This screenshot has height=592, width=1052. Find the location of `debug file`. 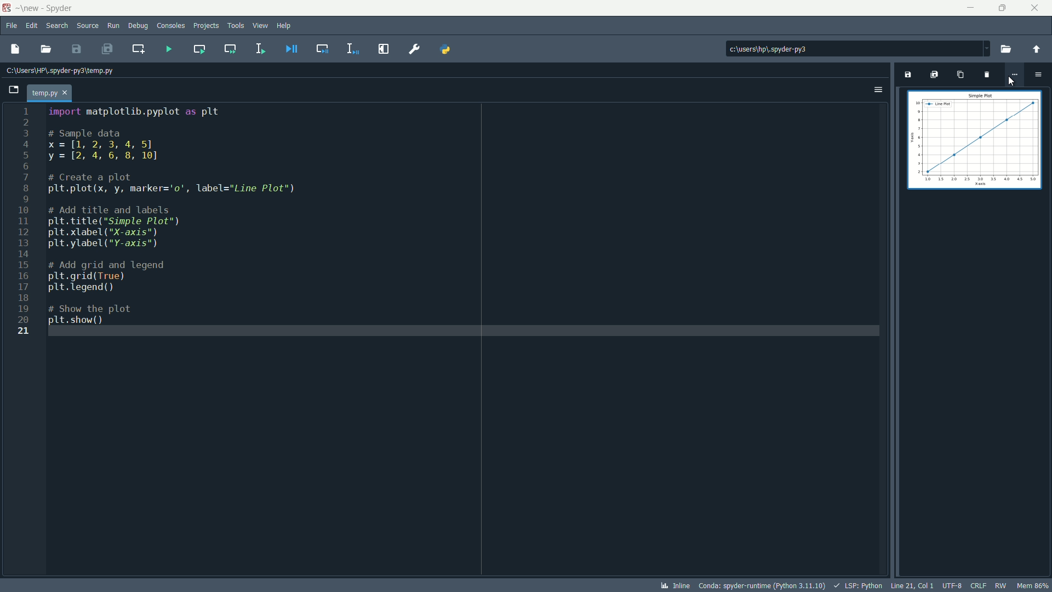

debug file is located at coordinates (291, 49).